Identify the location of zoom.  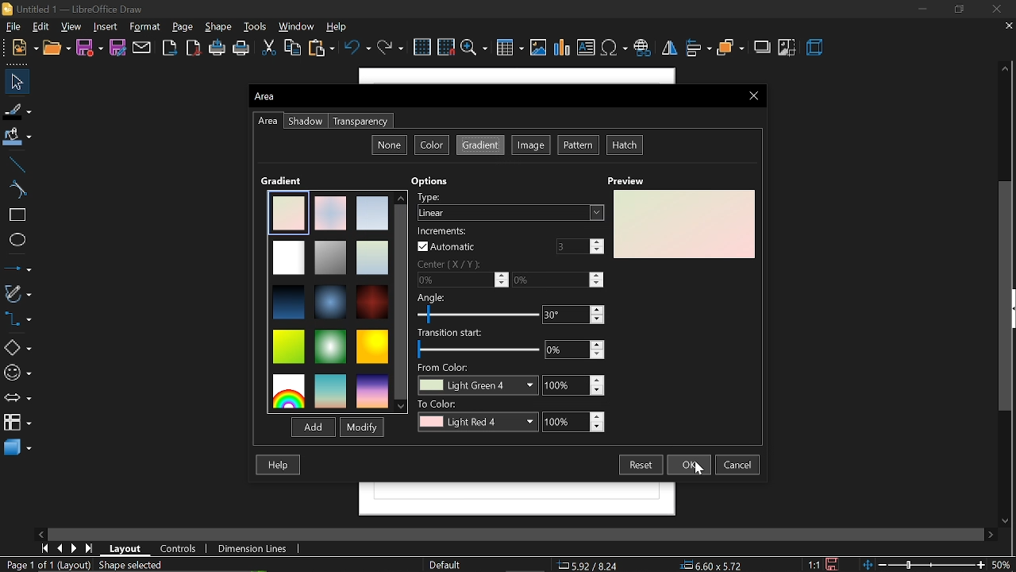
(475, 48).